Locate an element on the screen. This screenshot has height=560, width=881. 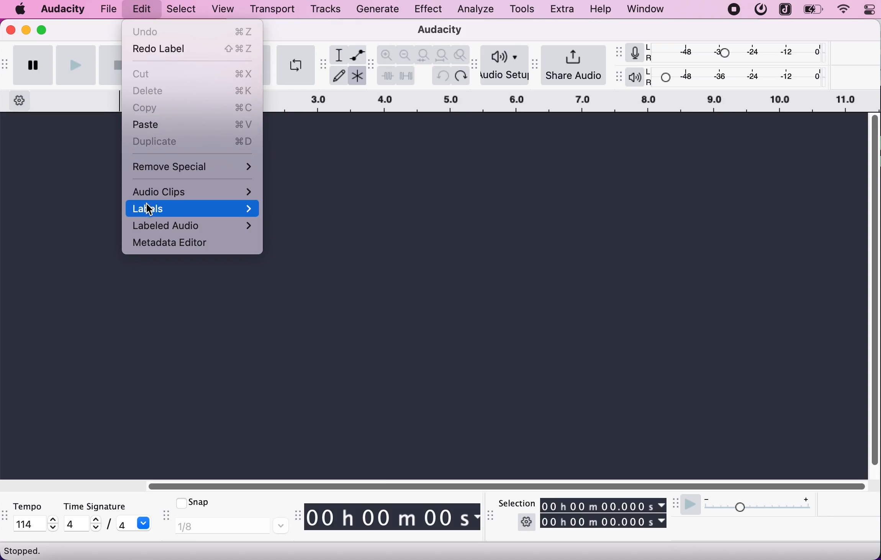
share audio is located at coordinates (576, 64).